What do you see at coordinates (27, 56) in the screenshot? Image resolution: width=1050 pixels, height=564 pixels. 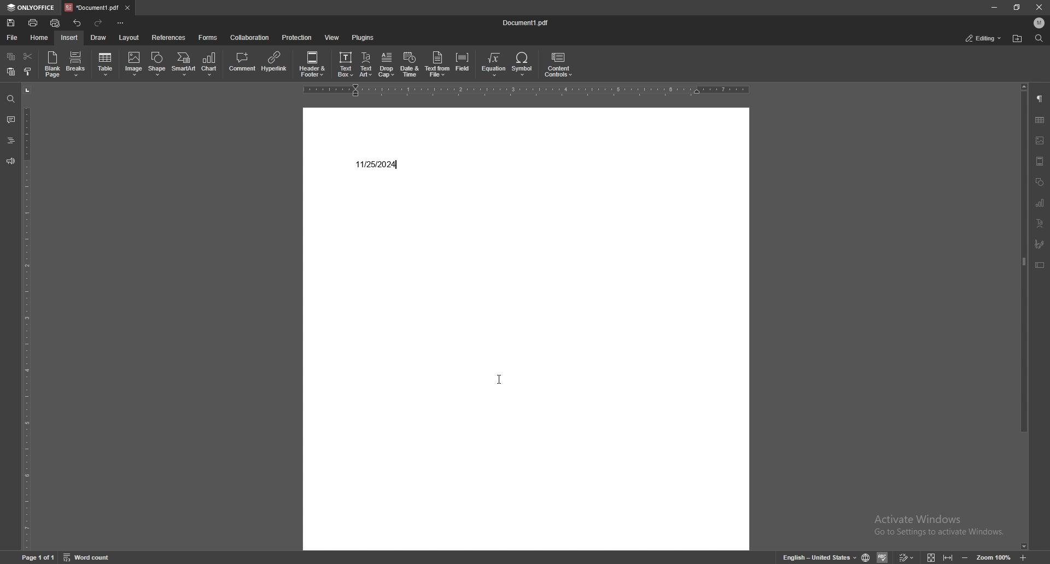 I see `cut` at bounding box center [27, 56].